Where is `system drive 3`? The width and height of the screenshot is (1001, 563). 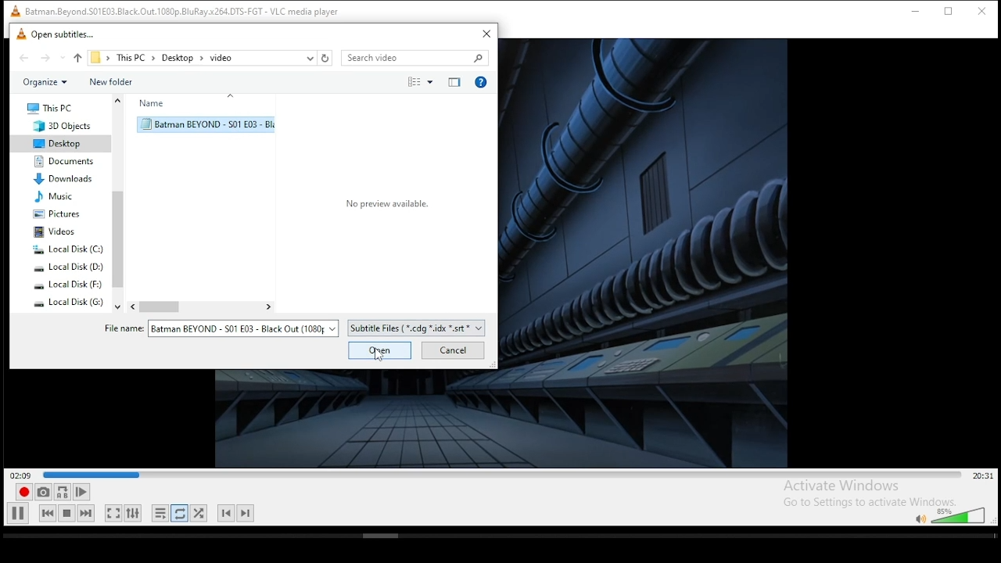
system drive 3 is located at coordinates (69, 285).